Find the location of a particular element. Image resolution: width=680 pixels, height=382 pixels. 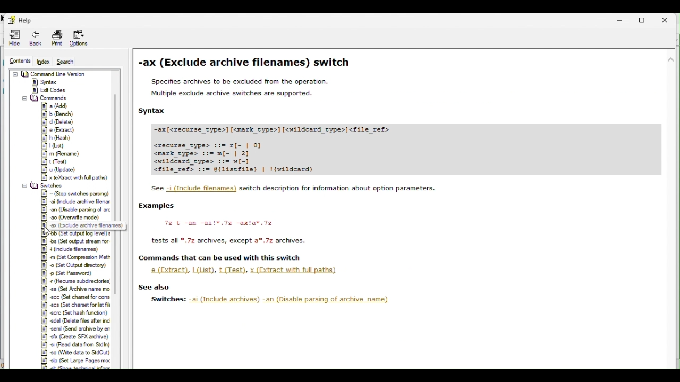

E] h (Hash) is located at coordinates (57, 138).